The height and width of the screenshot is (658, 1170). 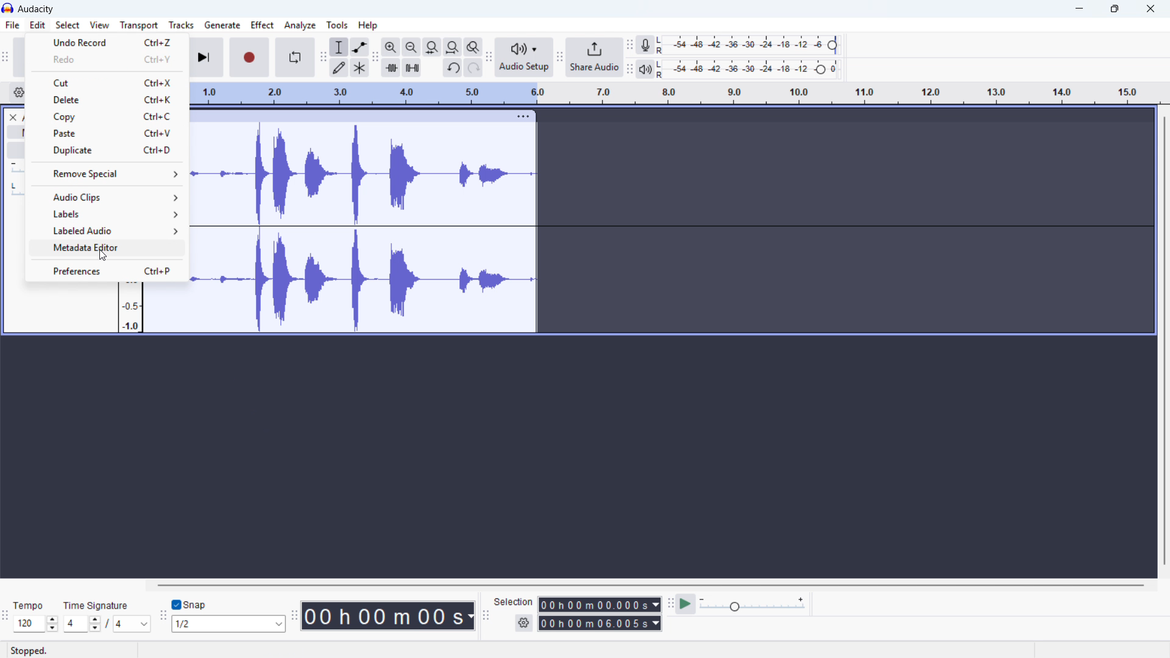 I want to click on close, so click(x=1149, y=9).